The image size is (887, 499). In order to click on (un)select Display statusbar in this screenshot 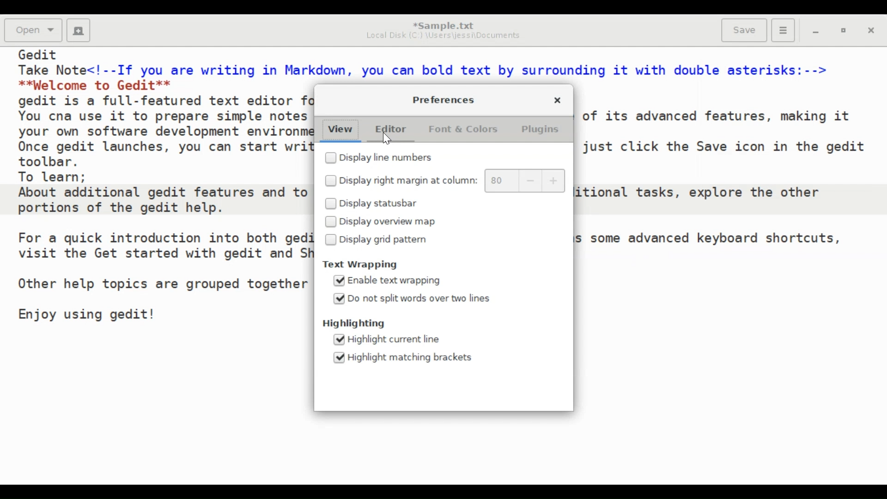, I will do `click(377, 203)`.